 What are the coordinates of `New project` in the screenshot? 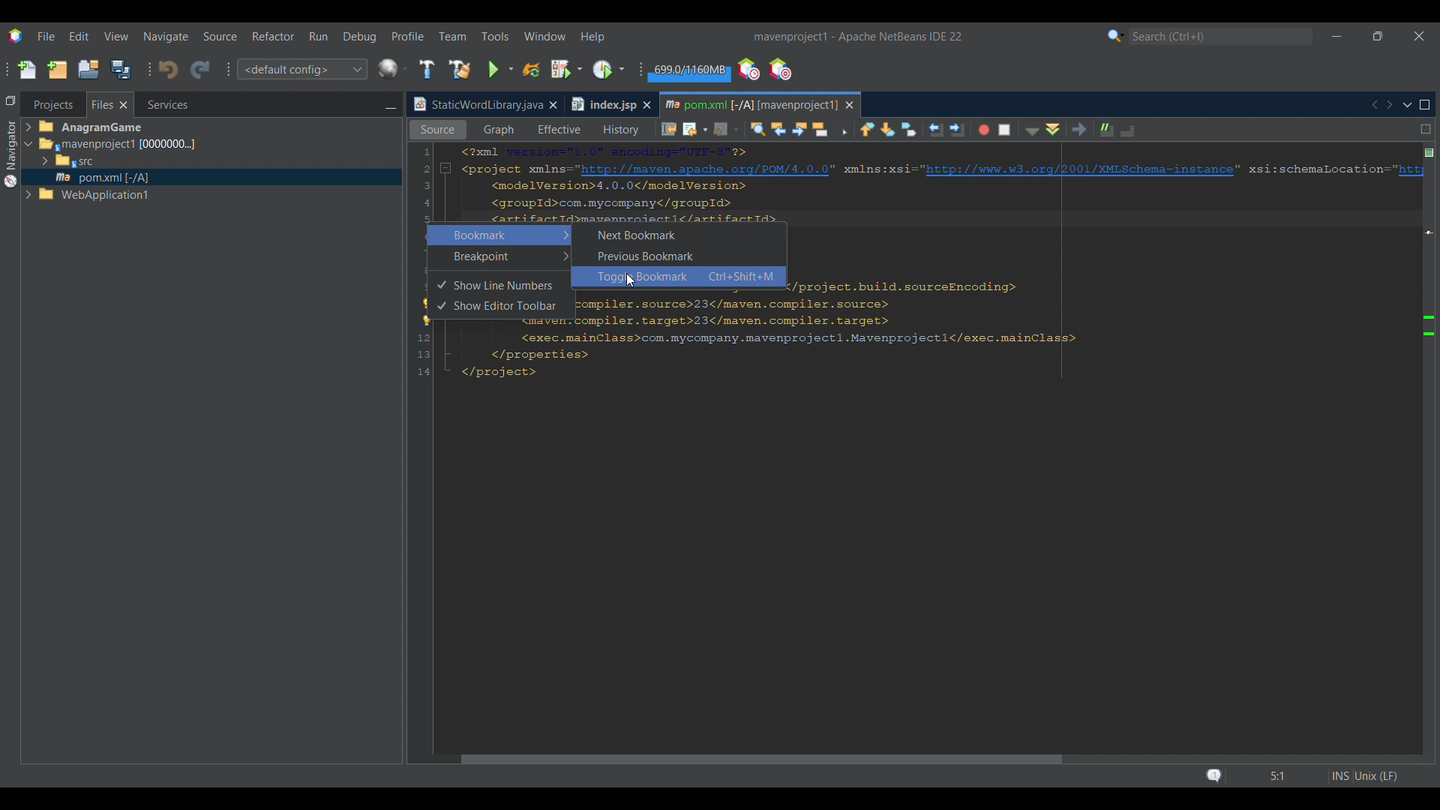 It's located at (57, 69).